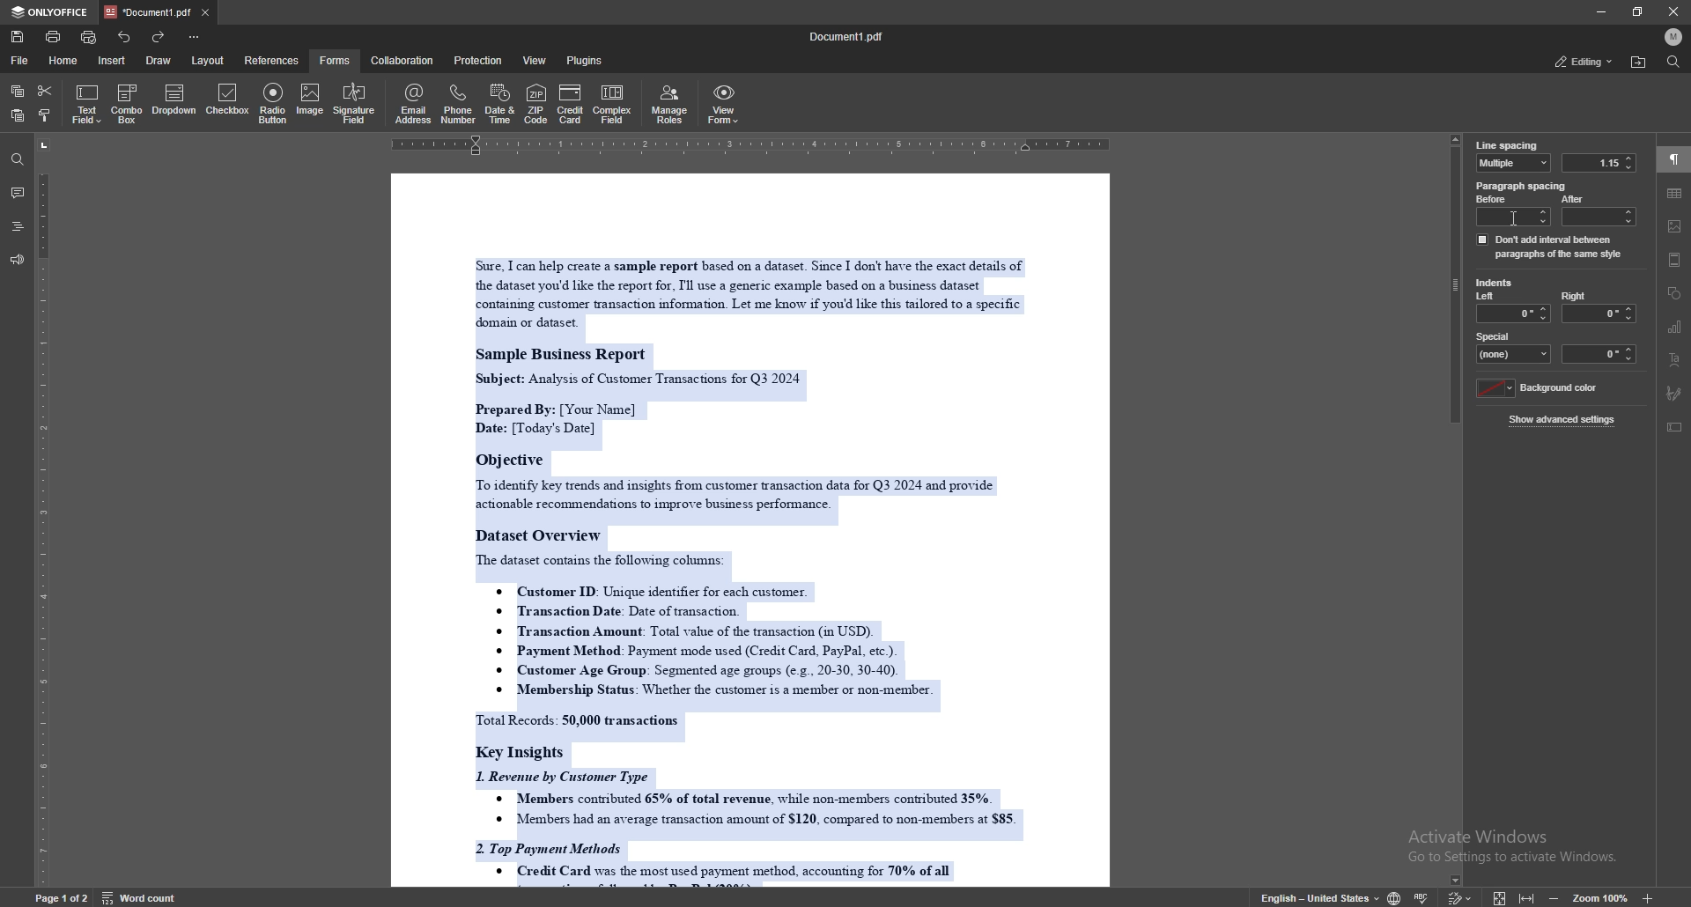 This screenshot has height=907, width=1691. Describe the element at coordinates (174, 101) in the screenshot. I see `dropdown` at that location.